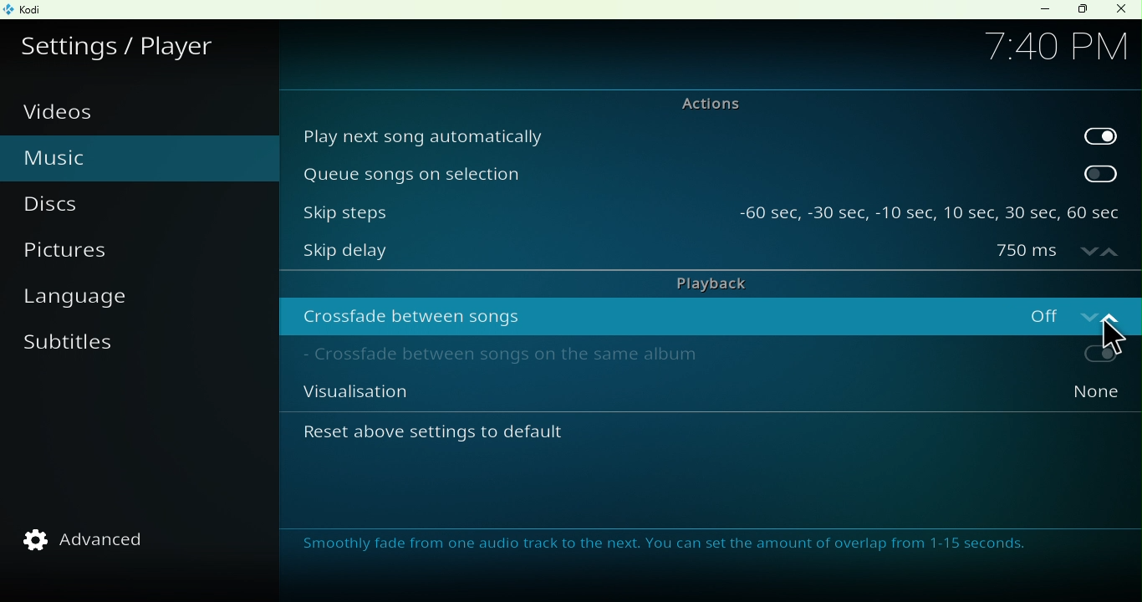 Image resolution: width=1142 pixels, height=602 pixels. Describe the element at coordinates (95, 539) in the screenshot. I see `Advanced` at that location.